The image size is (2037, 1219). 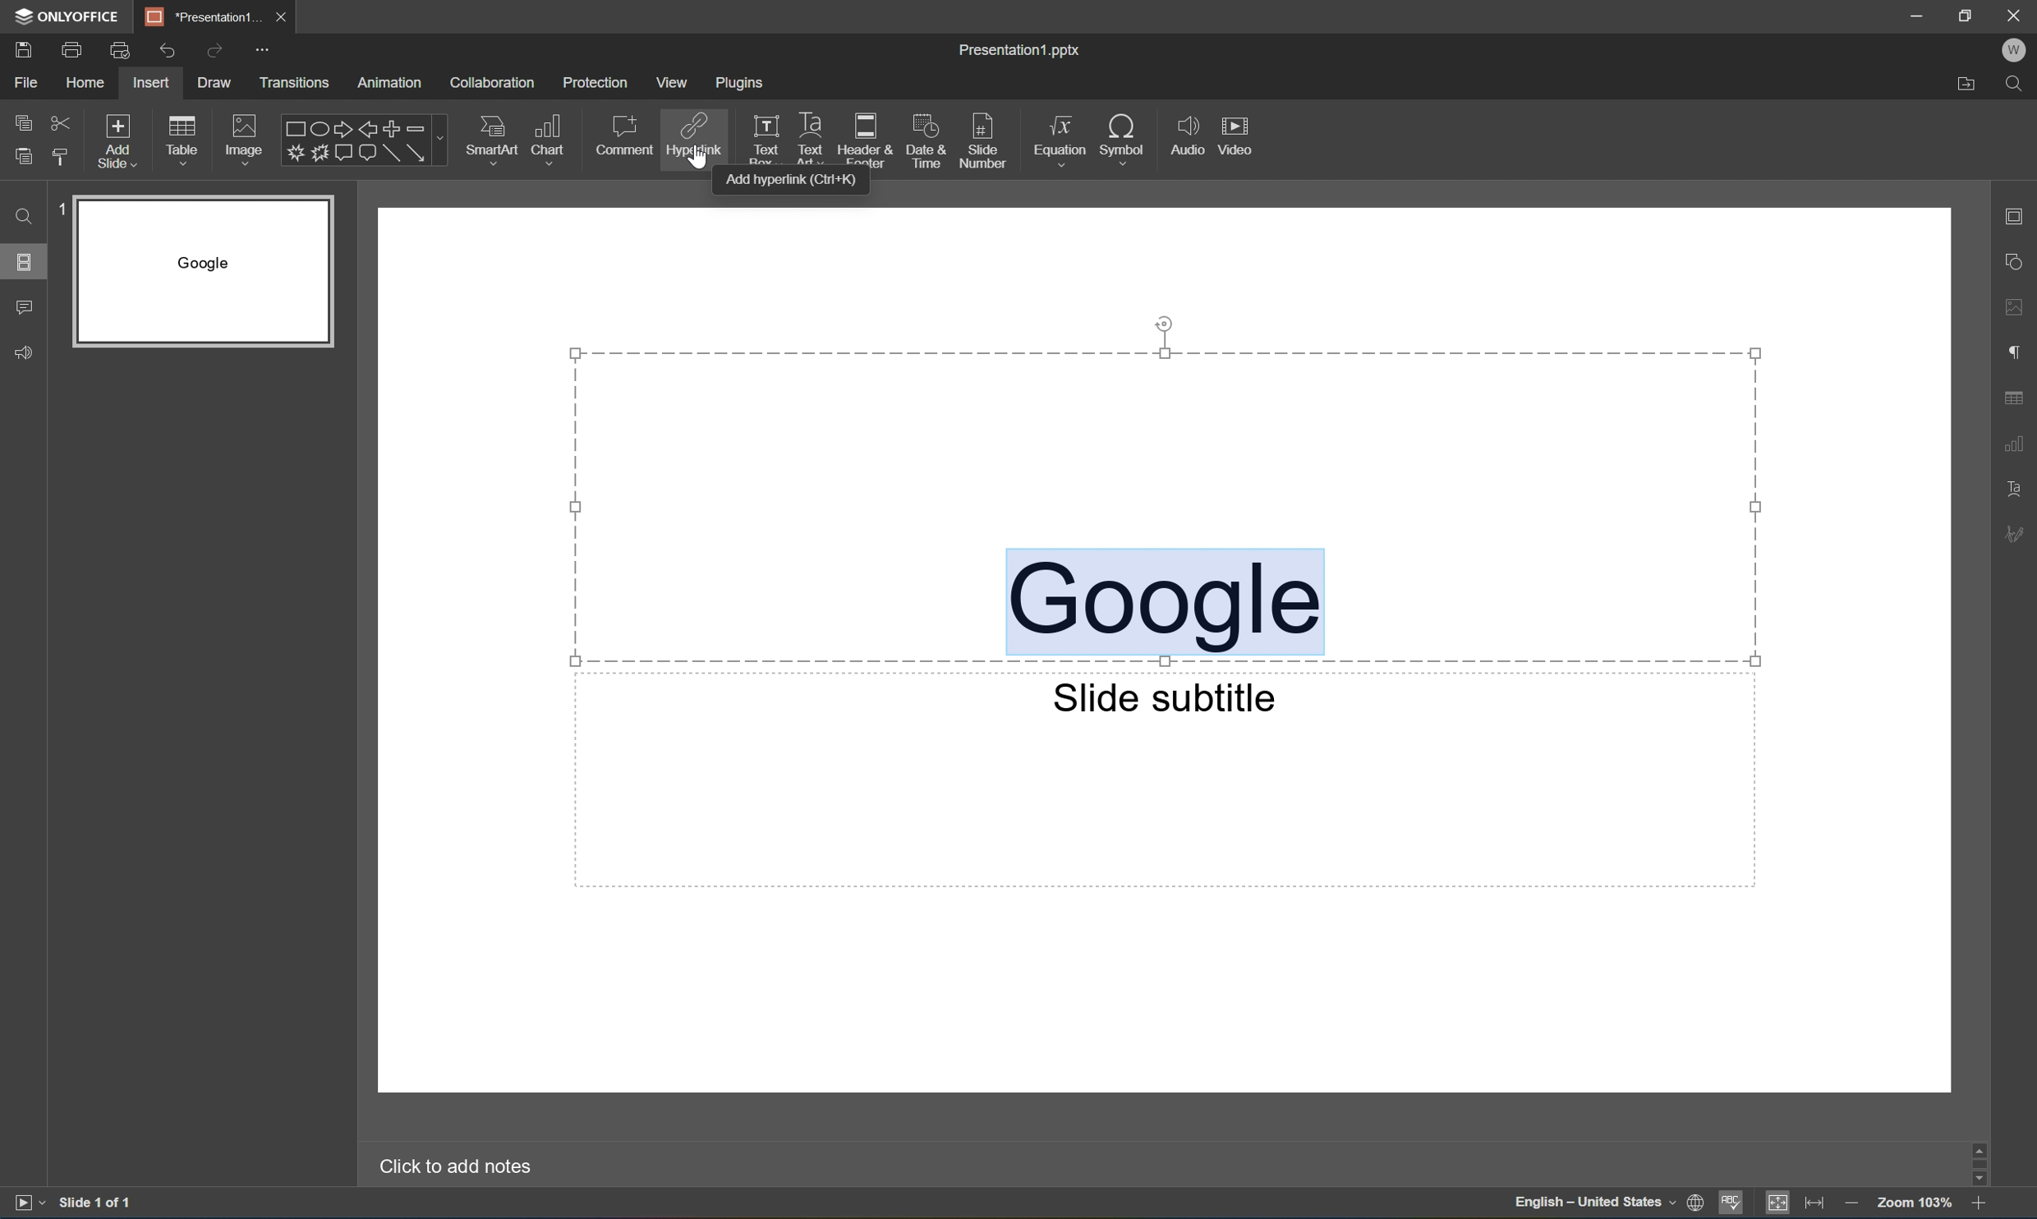 What do you see at coordinates (449, 1168) in the screenshot?
I see `Click to add notes` at bounding box center [449, 1168].